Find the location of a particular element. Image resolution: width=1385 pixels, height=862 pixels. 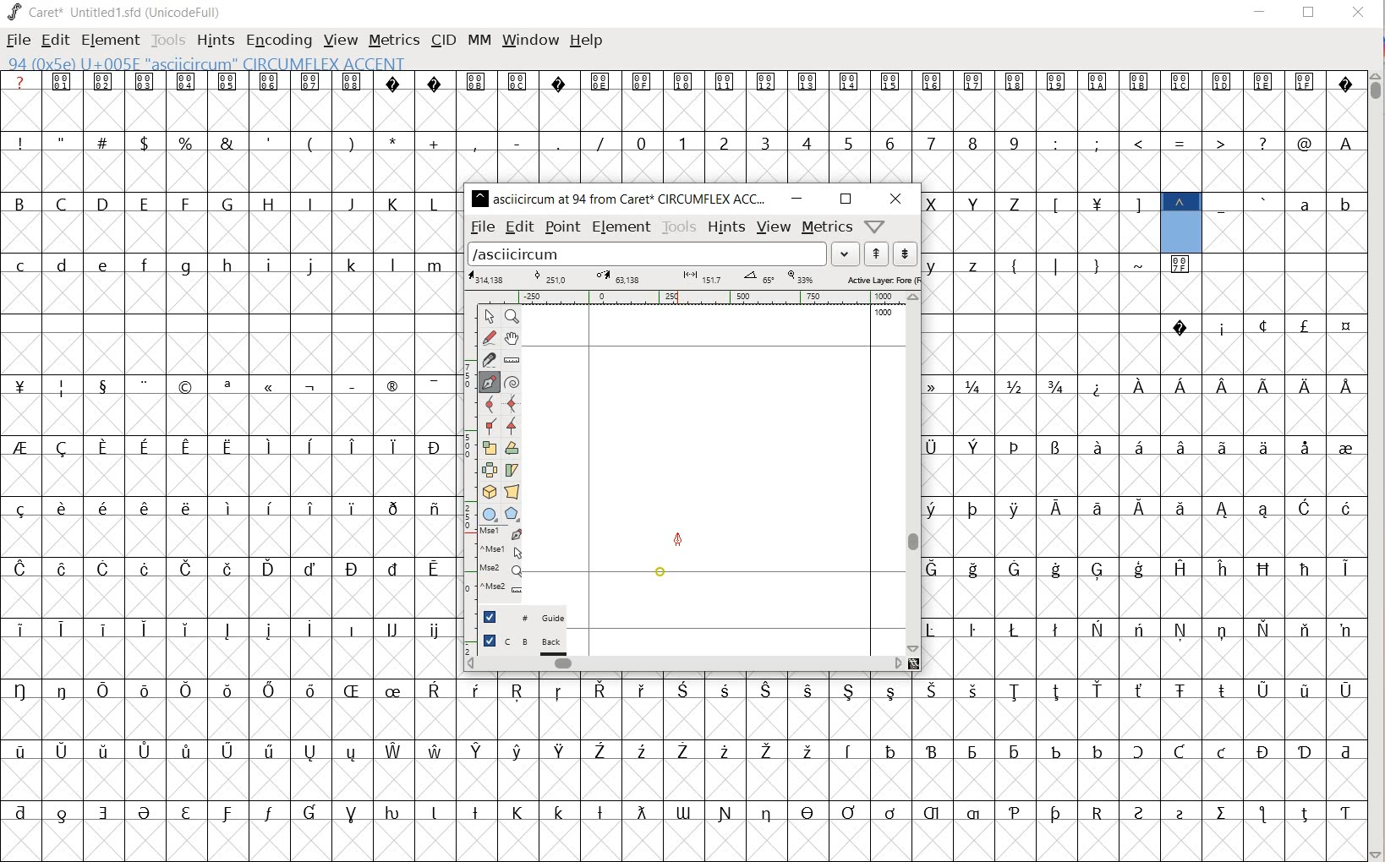

element is located at coordinates (621, 226).